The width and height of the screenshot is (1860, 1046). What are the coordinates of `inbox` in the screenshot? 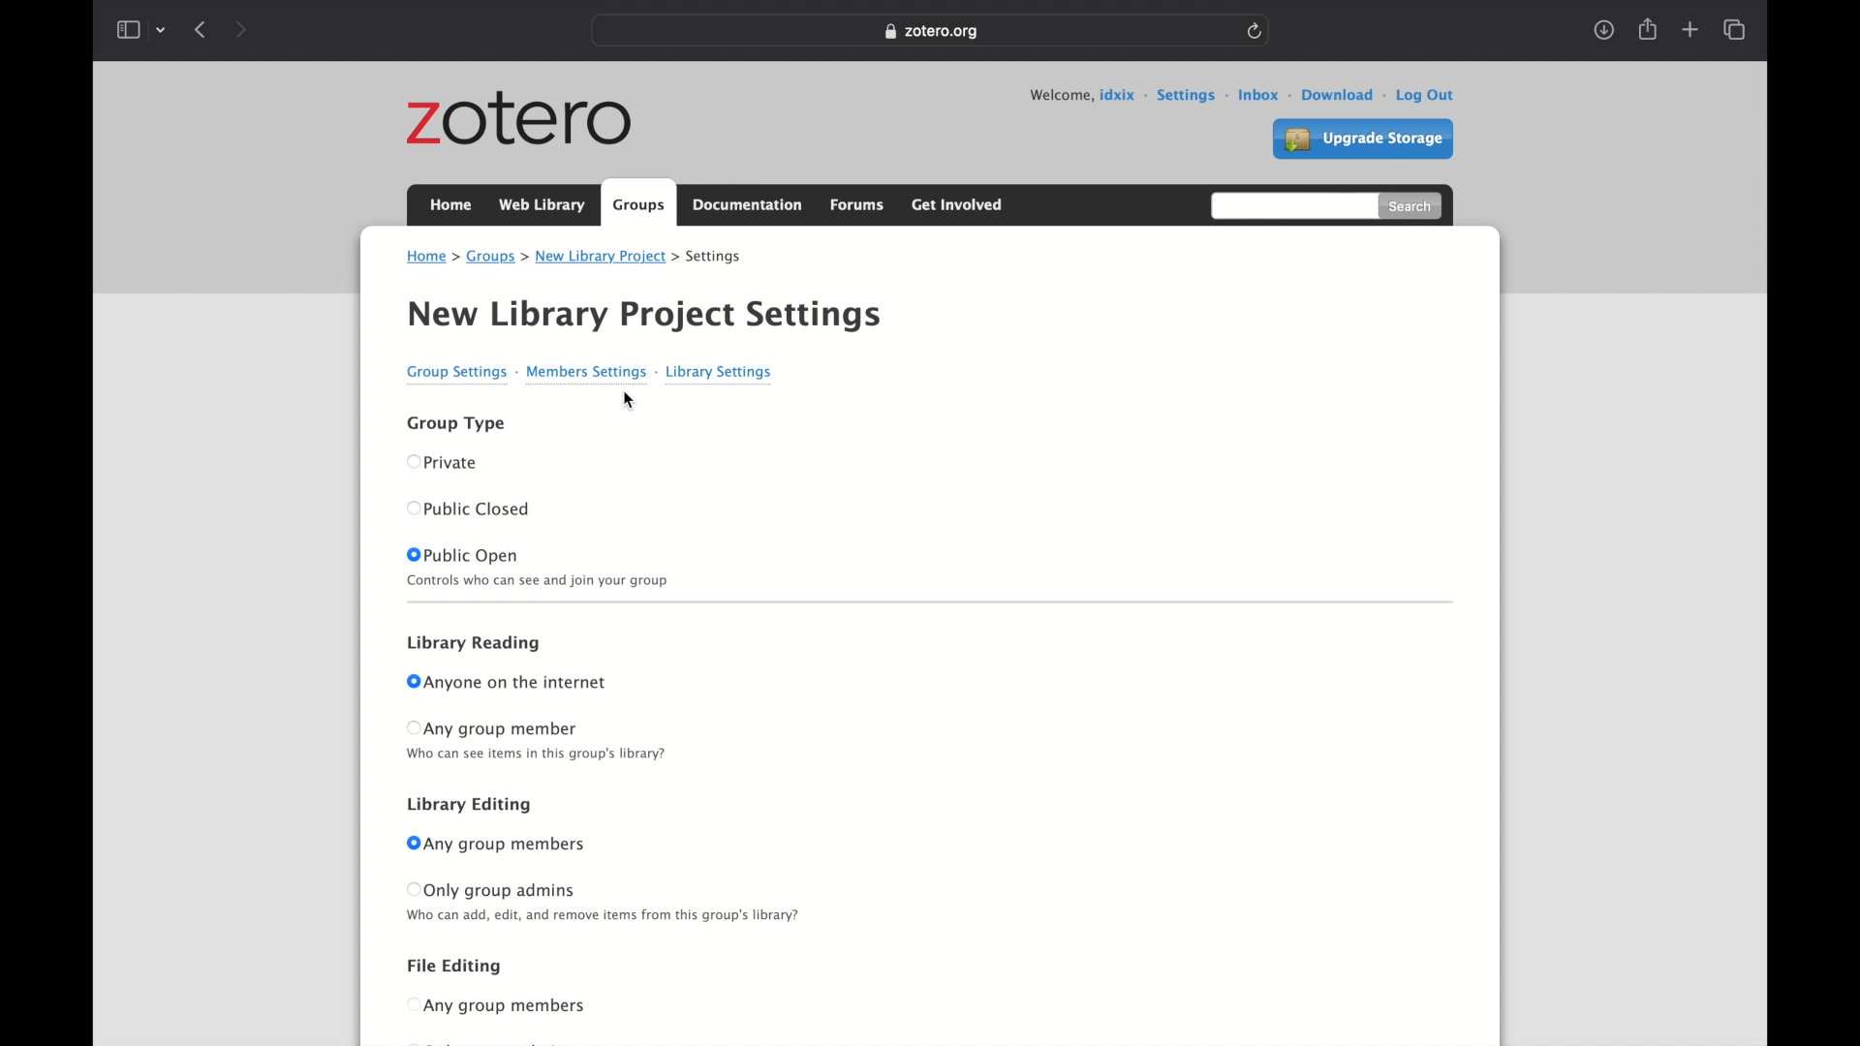 It's located at (1265, 94).